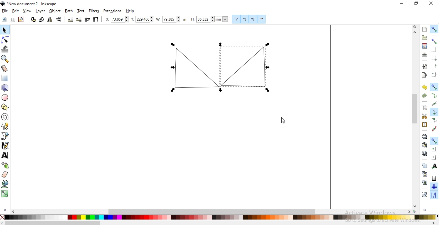 The image size is (439, 225). What do you see at coordinates (434, 66) in the screenshot?
I see `snapping midpoints of bounding box edges` at bounding box center [434, 66].